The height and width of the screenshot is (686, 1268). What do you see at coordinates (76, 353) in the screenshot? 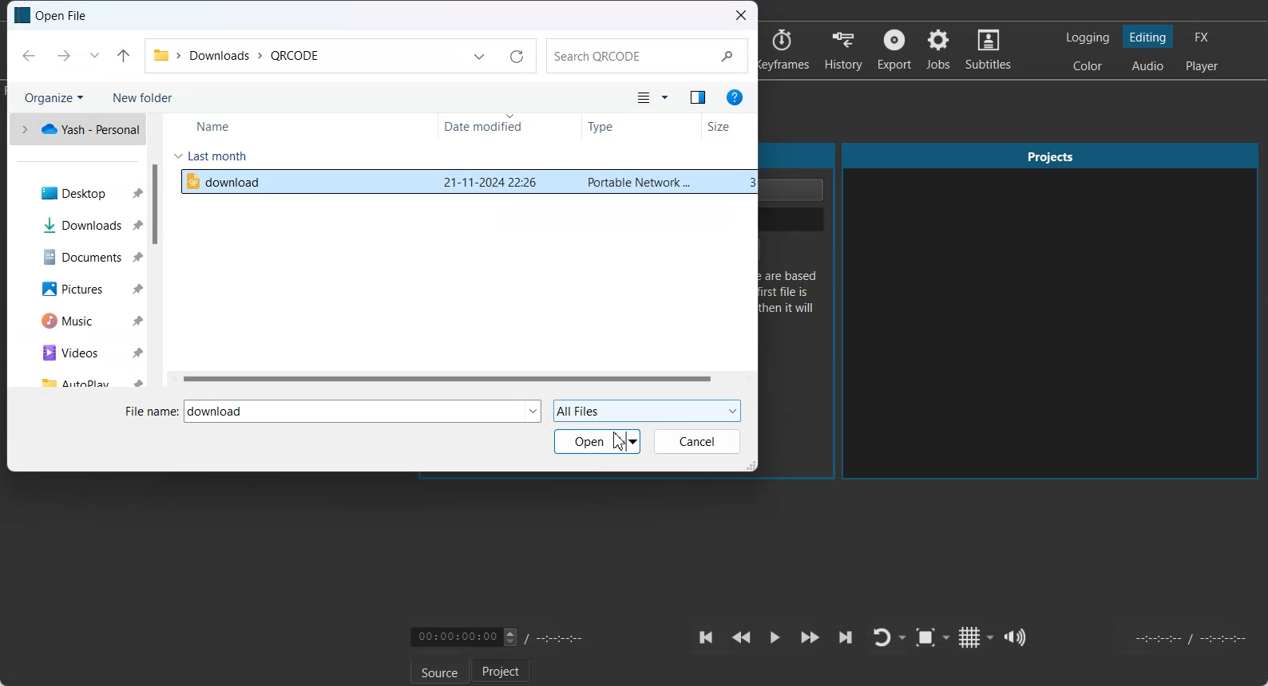
I see `Videos` at bounding box center [76, 353].